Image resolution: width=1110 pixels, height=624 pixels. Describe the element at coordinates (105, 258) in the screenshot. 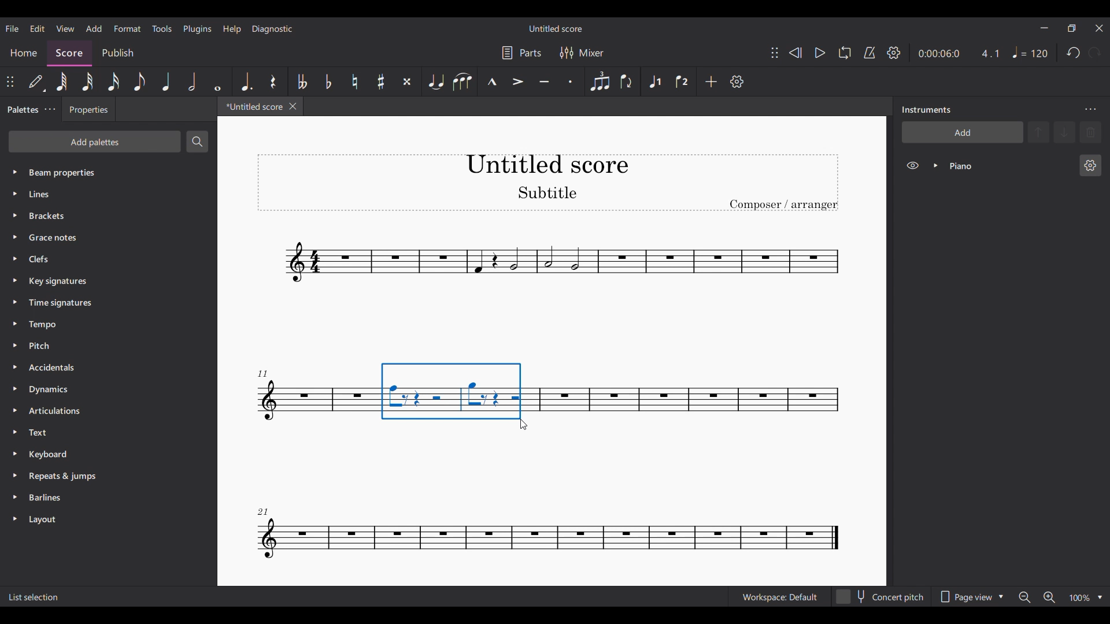

I see `Clefs` at that location.